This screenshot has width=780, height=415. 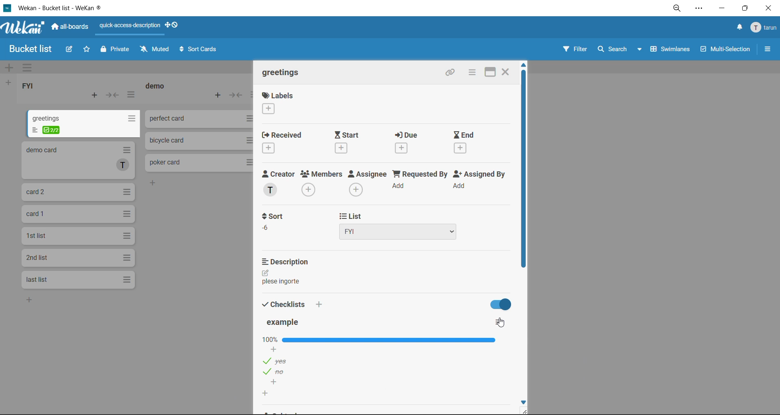 I want to click on copy link, so click(x=453, y=73).